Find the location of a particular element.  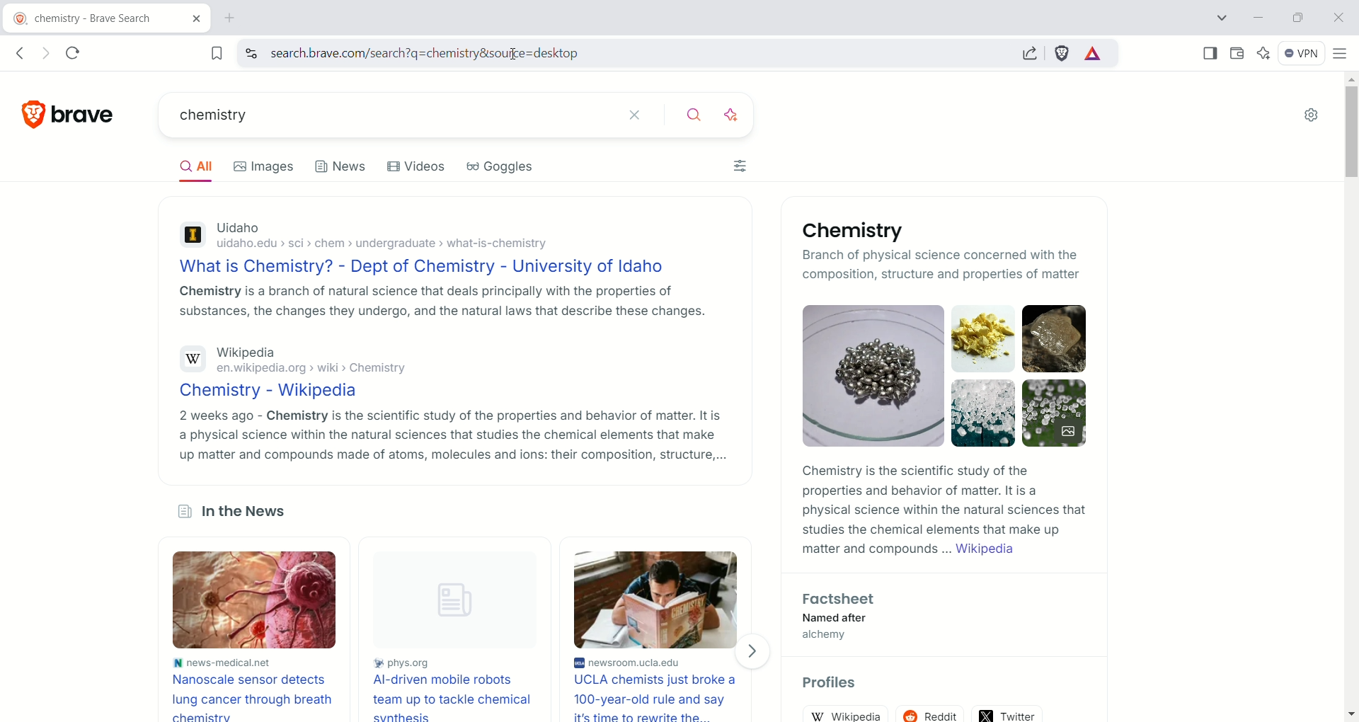

leo AI is located at coordinates (736, 115).